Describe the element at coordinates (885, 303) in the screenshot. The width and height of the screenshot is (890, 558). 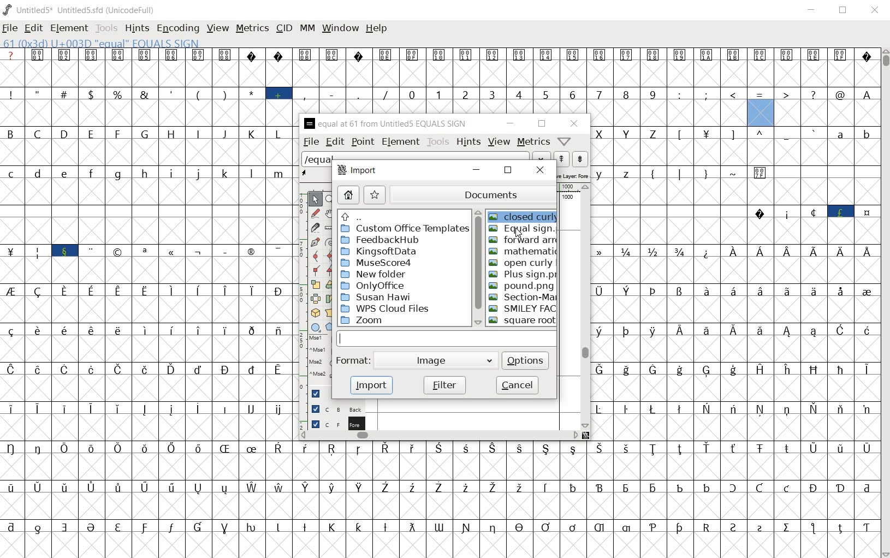
I see `scrollbar` at that location.